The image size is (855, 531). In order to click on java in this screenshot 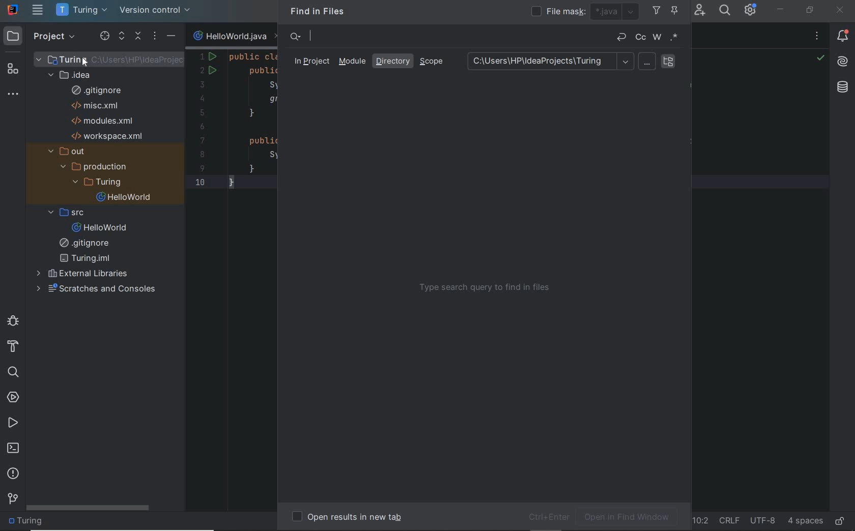, I will do `click(617, 13)`.